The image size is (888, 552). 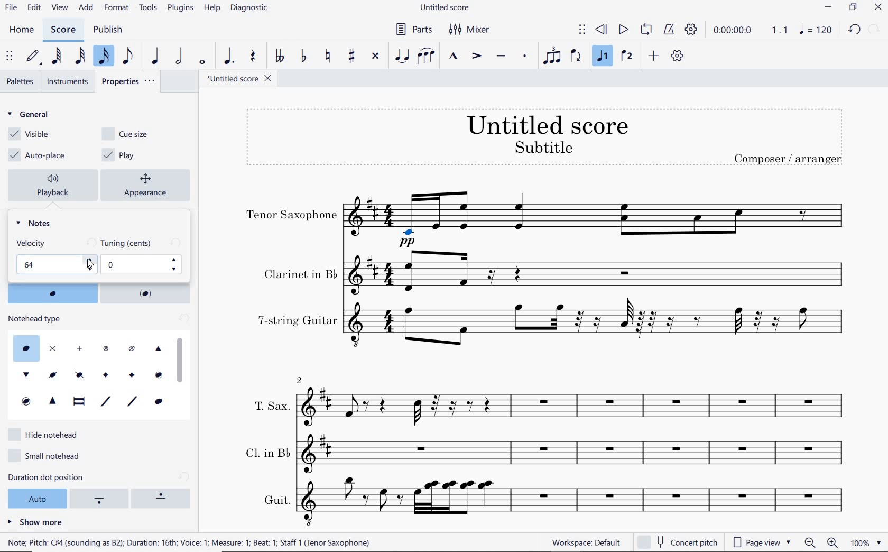 What do you see at coordinates (788, 158) in the screenshot?
I see `text` at bounding box center [788, 158].